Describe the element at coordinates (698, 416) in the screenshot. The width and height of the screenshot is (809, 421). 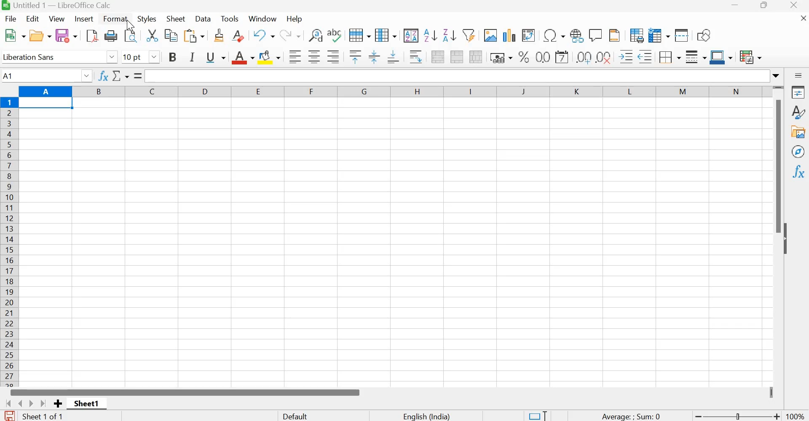
I see `Zoom out` at that location.